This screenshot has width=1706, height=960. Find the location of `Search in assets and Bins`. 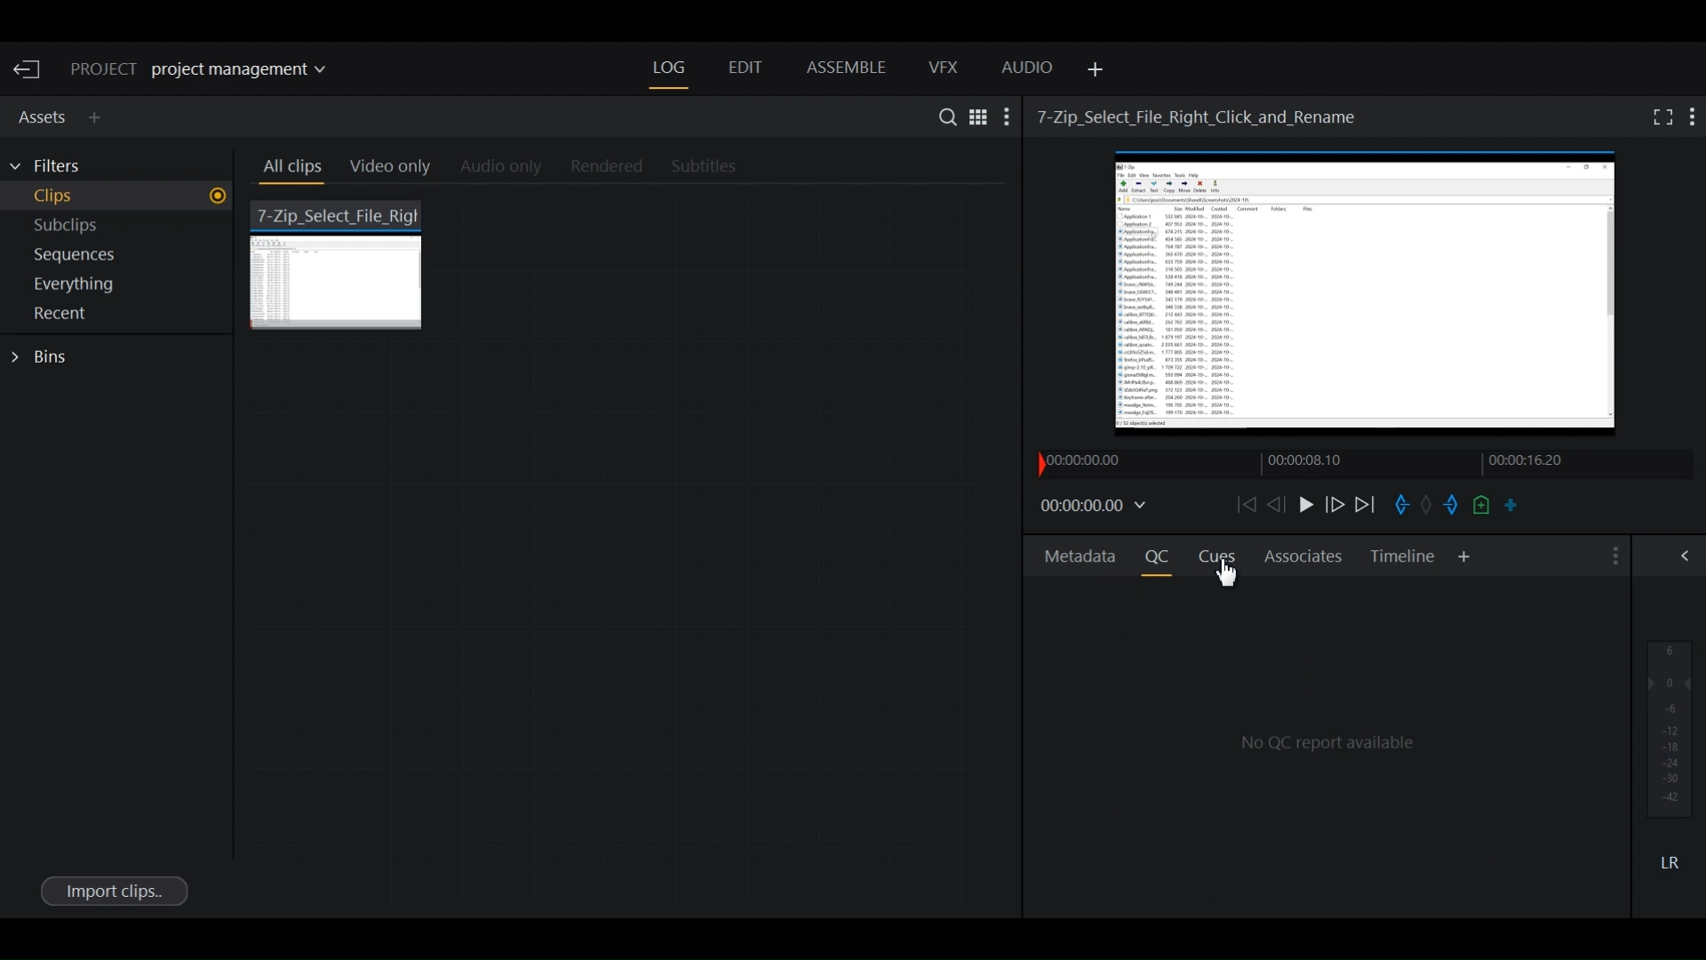

Search in assets and Bins is located at coordinates (943, 116).